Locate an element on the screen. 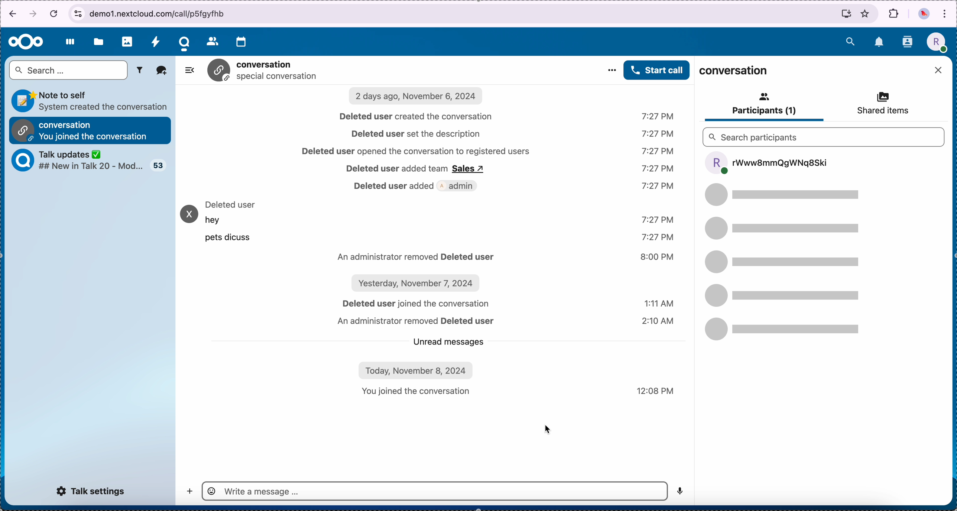 Image resolution: width=957 pixels, height=511 pixels. cursor on talk is located at coordinates (186, 41).